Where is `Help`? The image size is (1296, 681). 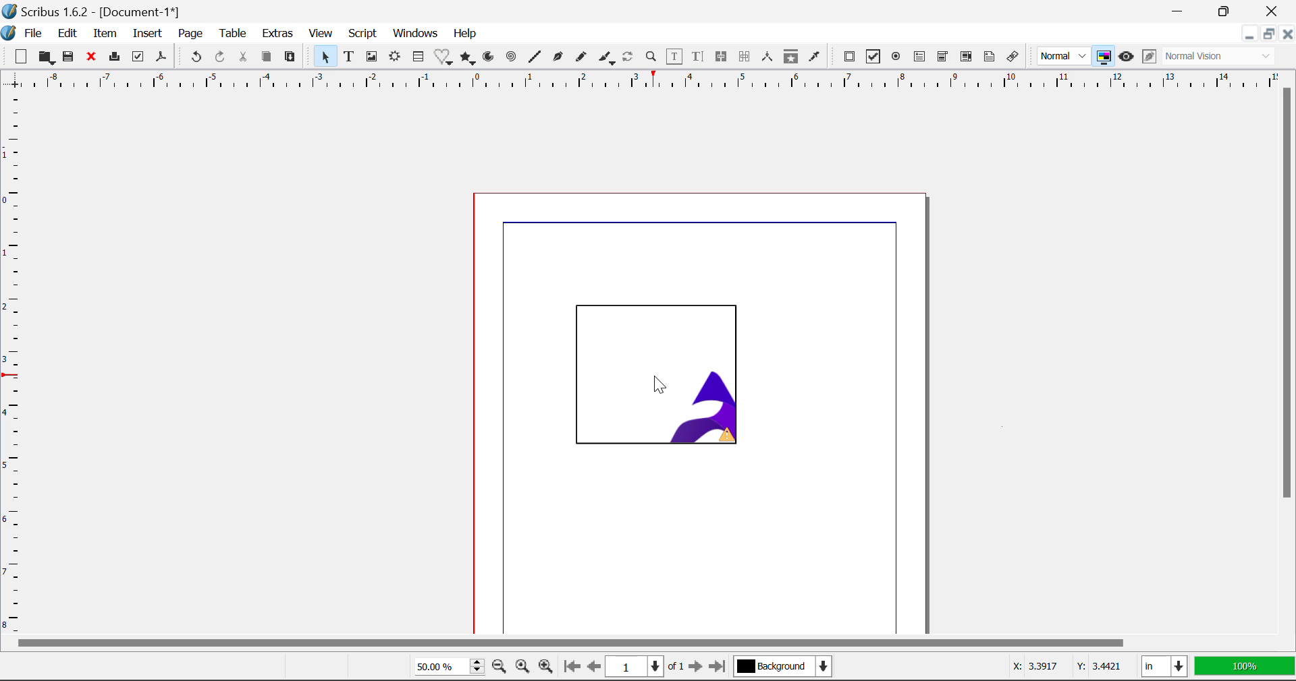 Help is located at coordinates (464, 35).